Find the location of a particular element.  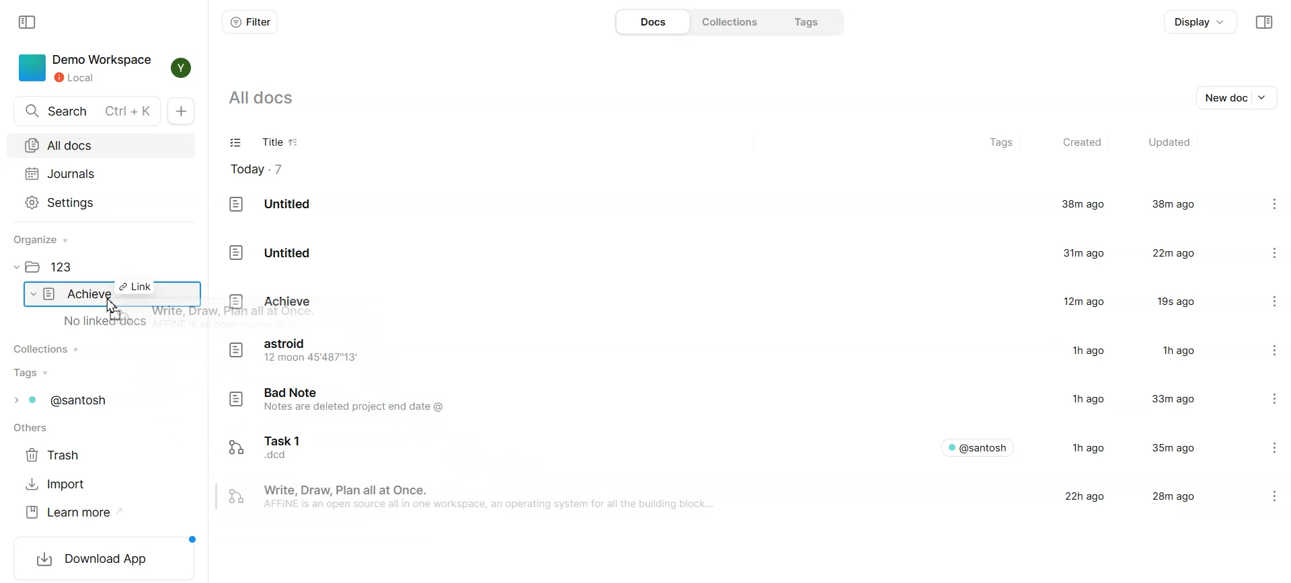

Achieve is located at coordinates (81, 294).